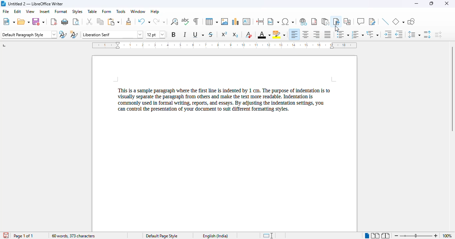 The width and height of the screenshot is (455, 239). Describe the element at coordinates (225, 22) in the screenshot. I see `insert image` at that location.